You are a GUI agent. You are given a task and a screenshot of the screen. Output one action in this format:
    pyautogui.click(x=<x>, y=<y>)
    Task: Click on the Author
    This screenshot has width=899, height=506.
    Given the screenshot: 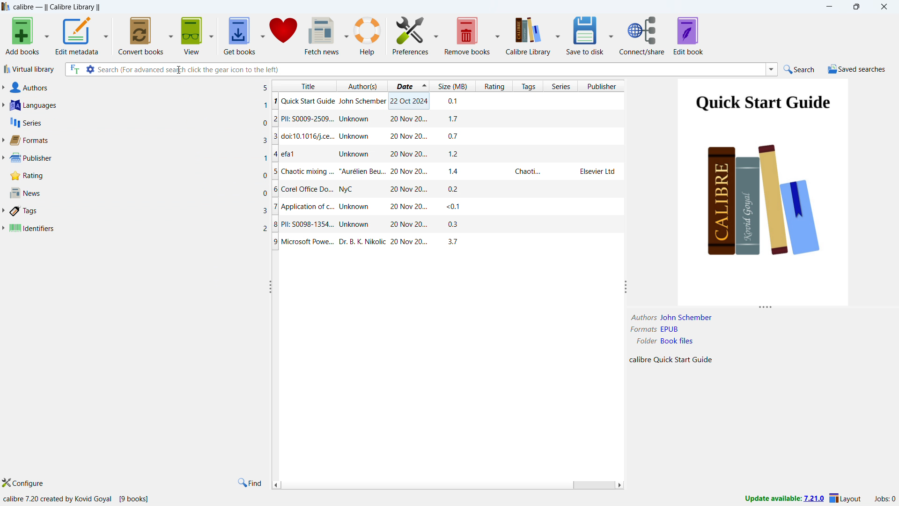 What is the action you would take?
    pyautogui.click(x=643, y=317)
    